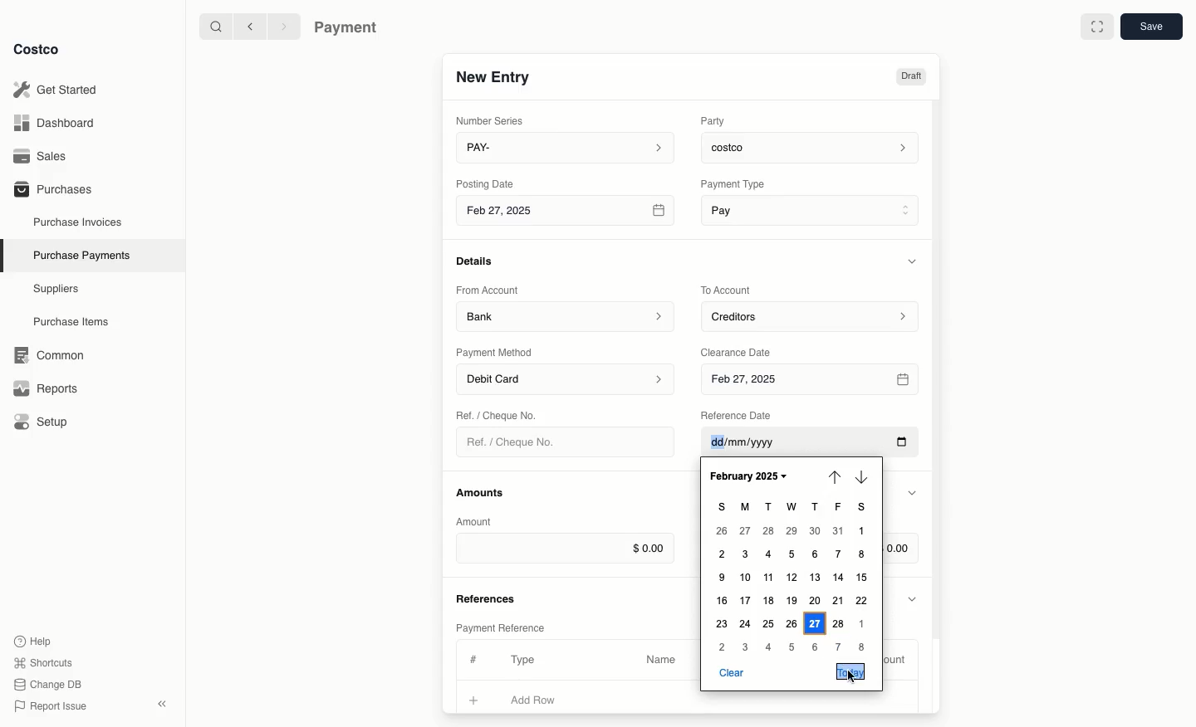 This screenshot has width=1196, height=727. What do you see at coordinates (832, 476) in the screenshot?
I see `Previous` at bounding box center [832, 476].